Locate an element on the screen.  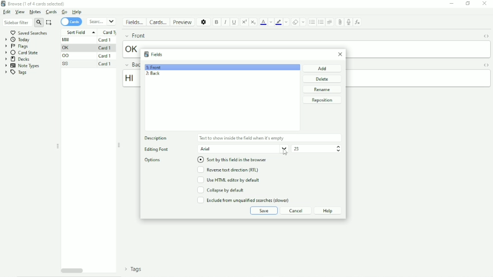
Search is located at coordinates (102, 21).